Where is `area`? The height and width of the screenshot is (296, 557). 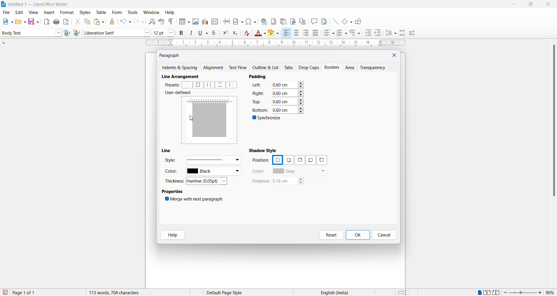
area is located at coordinates (350, 68).